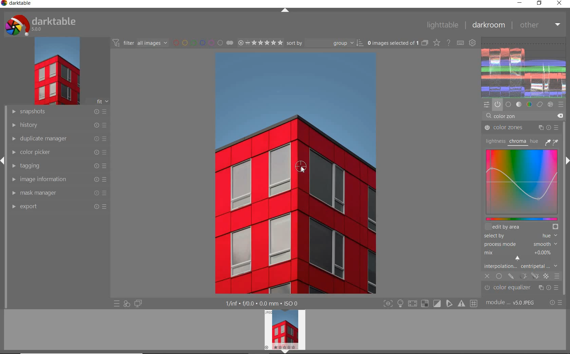 This screenshot has width=570, height=354. What do you see at coordinates (520, 3) in the screenshot?
I see `minimize` at bounding box center [520, 3].